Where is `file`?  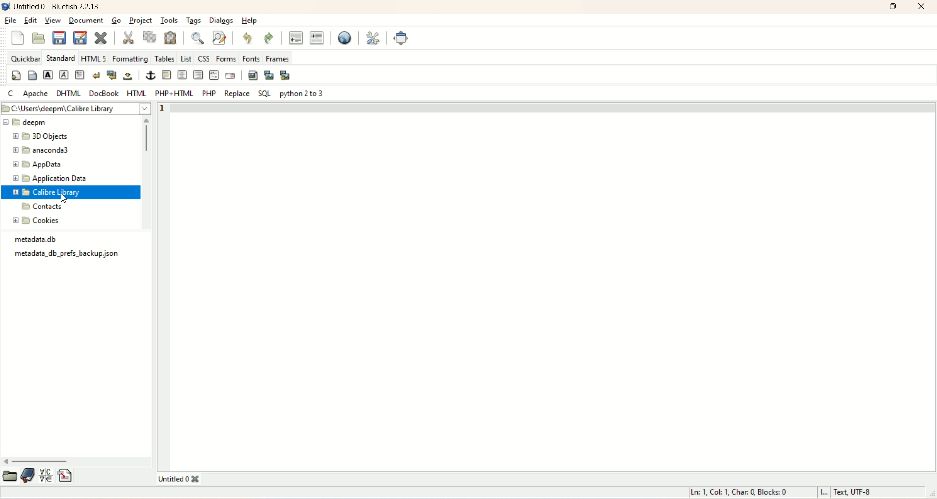 file is located at coordinates (12, 19).